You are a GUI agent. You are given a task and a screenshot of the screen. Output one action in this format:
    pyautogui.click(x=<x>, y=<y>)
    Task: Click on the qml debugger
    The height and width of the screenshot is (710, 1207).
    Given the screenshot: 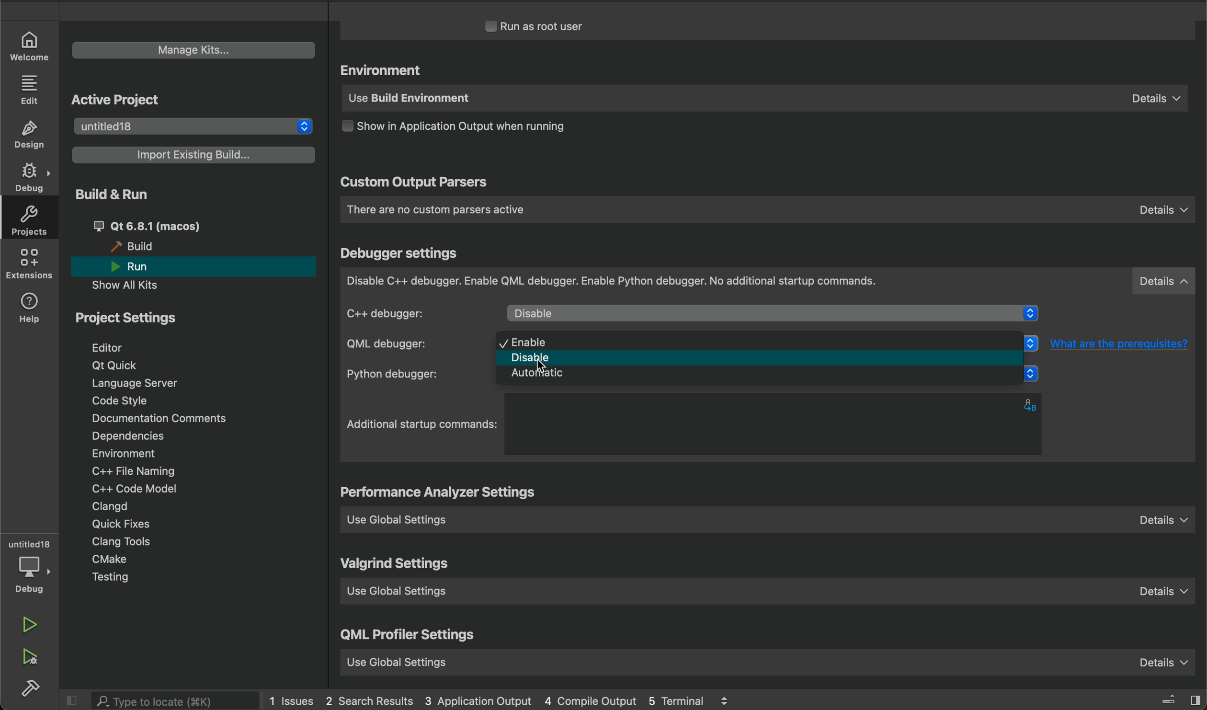 What is the action you would take?
    pyautogui.click(x=410, y=344)
    